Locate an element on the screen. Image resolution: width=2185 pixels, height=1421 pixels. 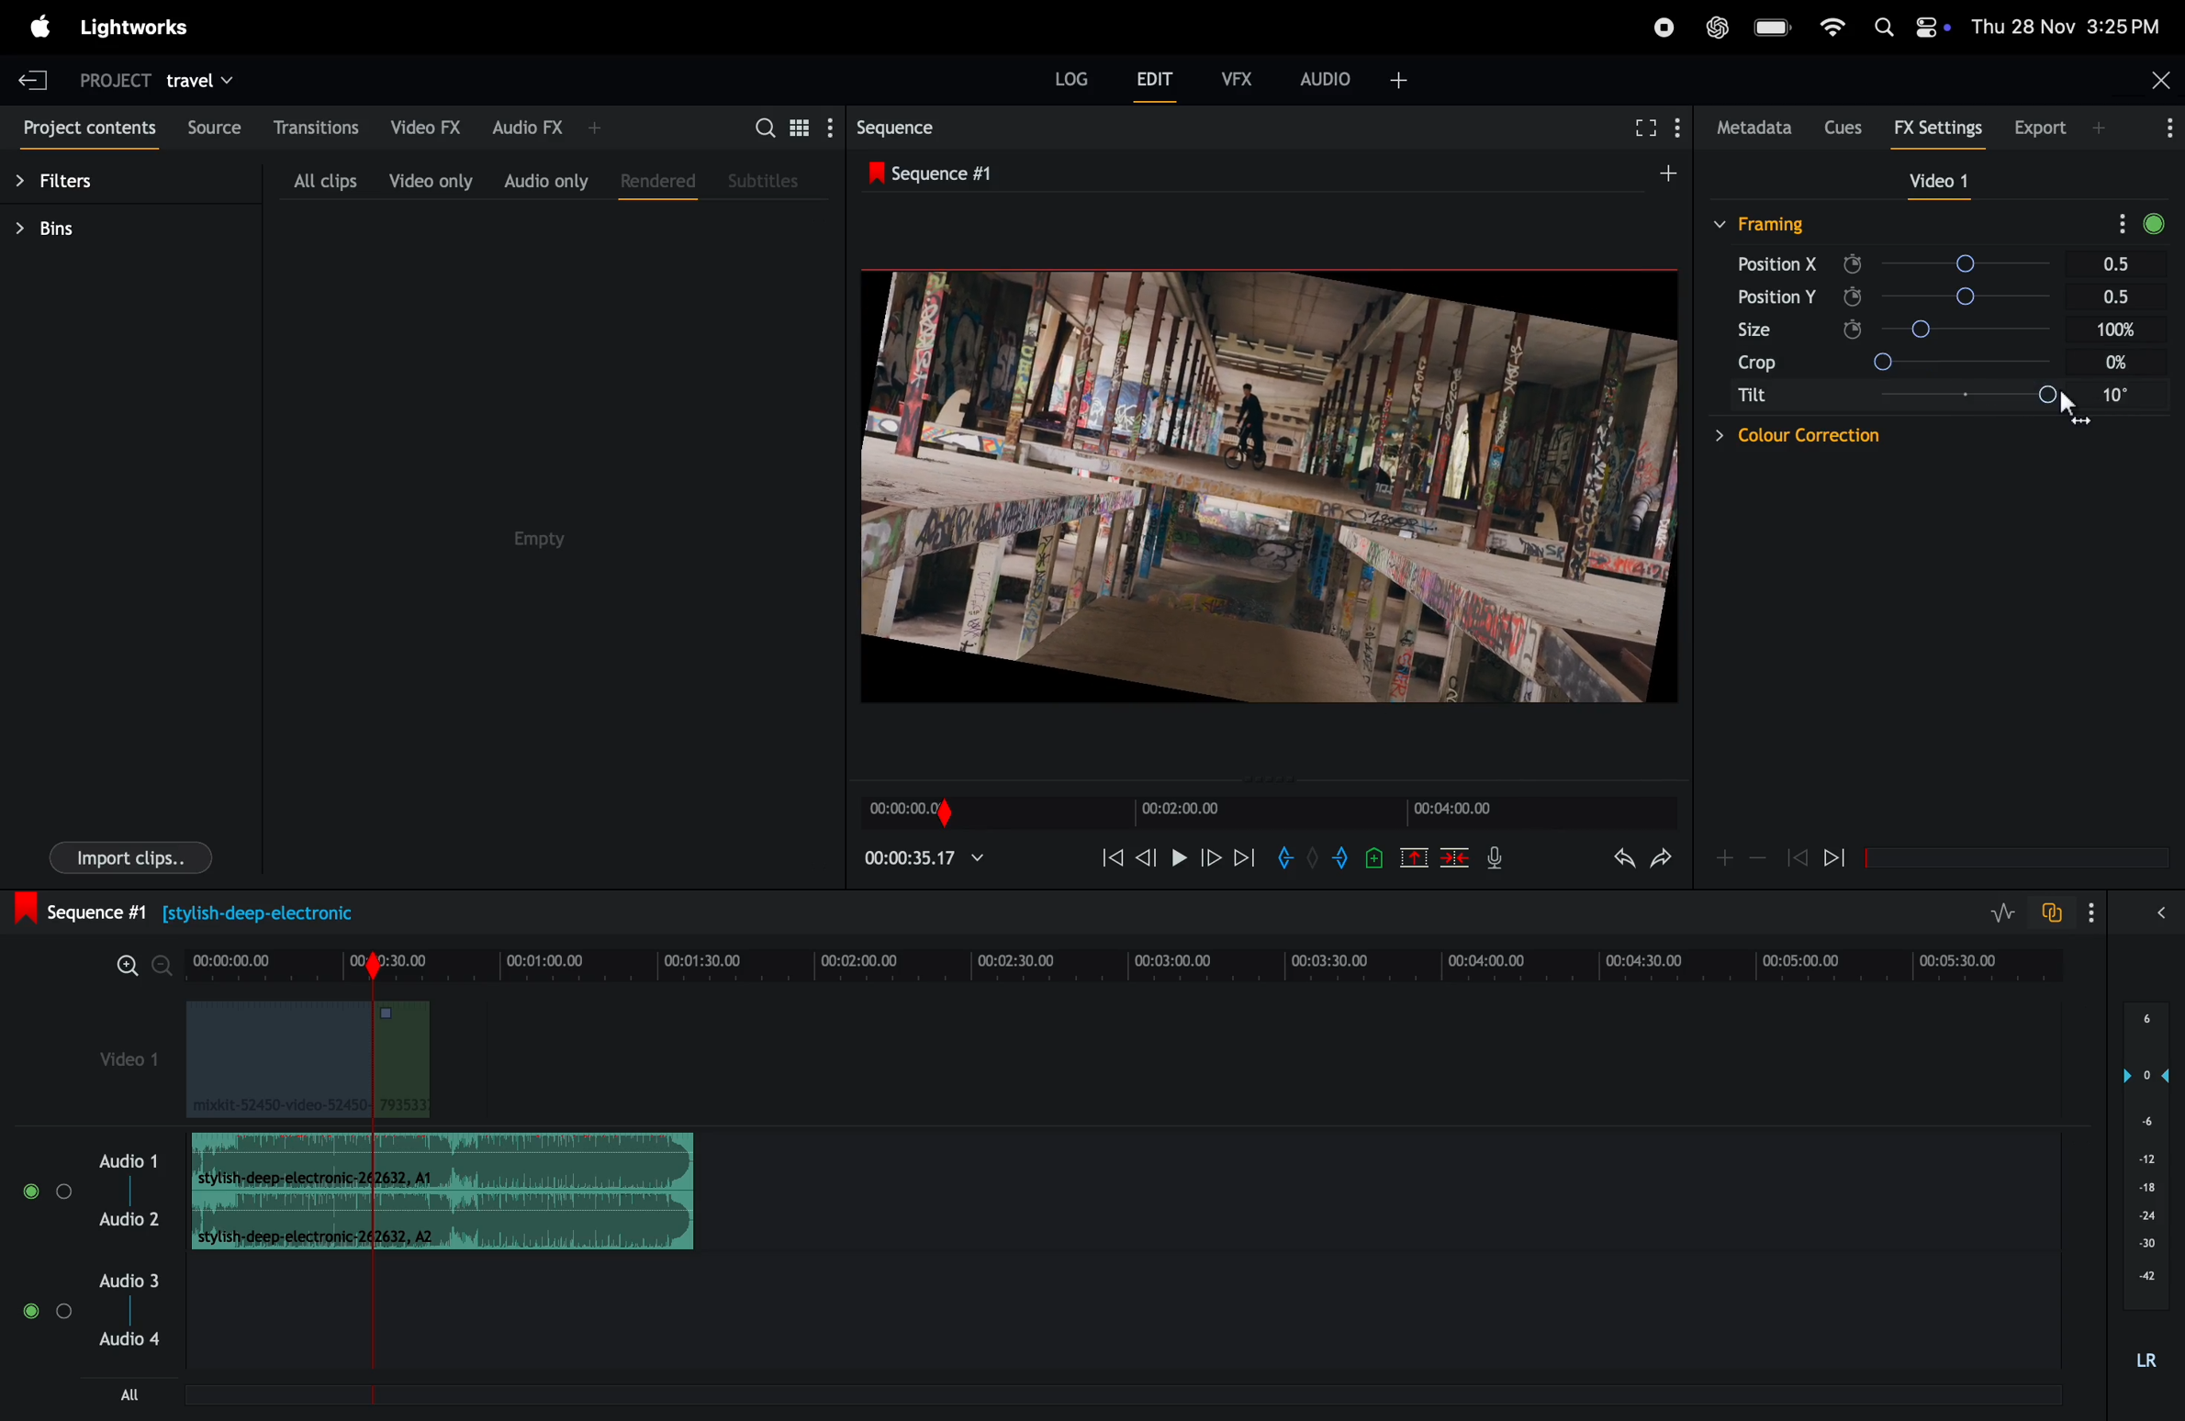
tilt is located at coordinates (1789, 397).